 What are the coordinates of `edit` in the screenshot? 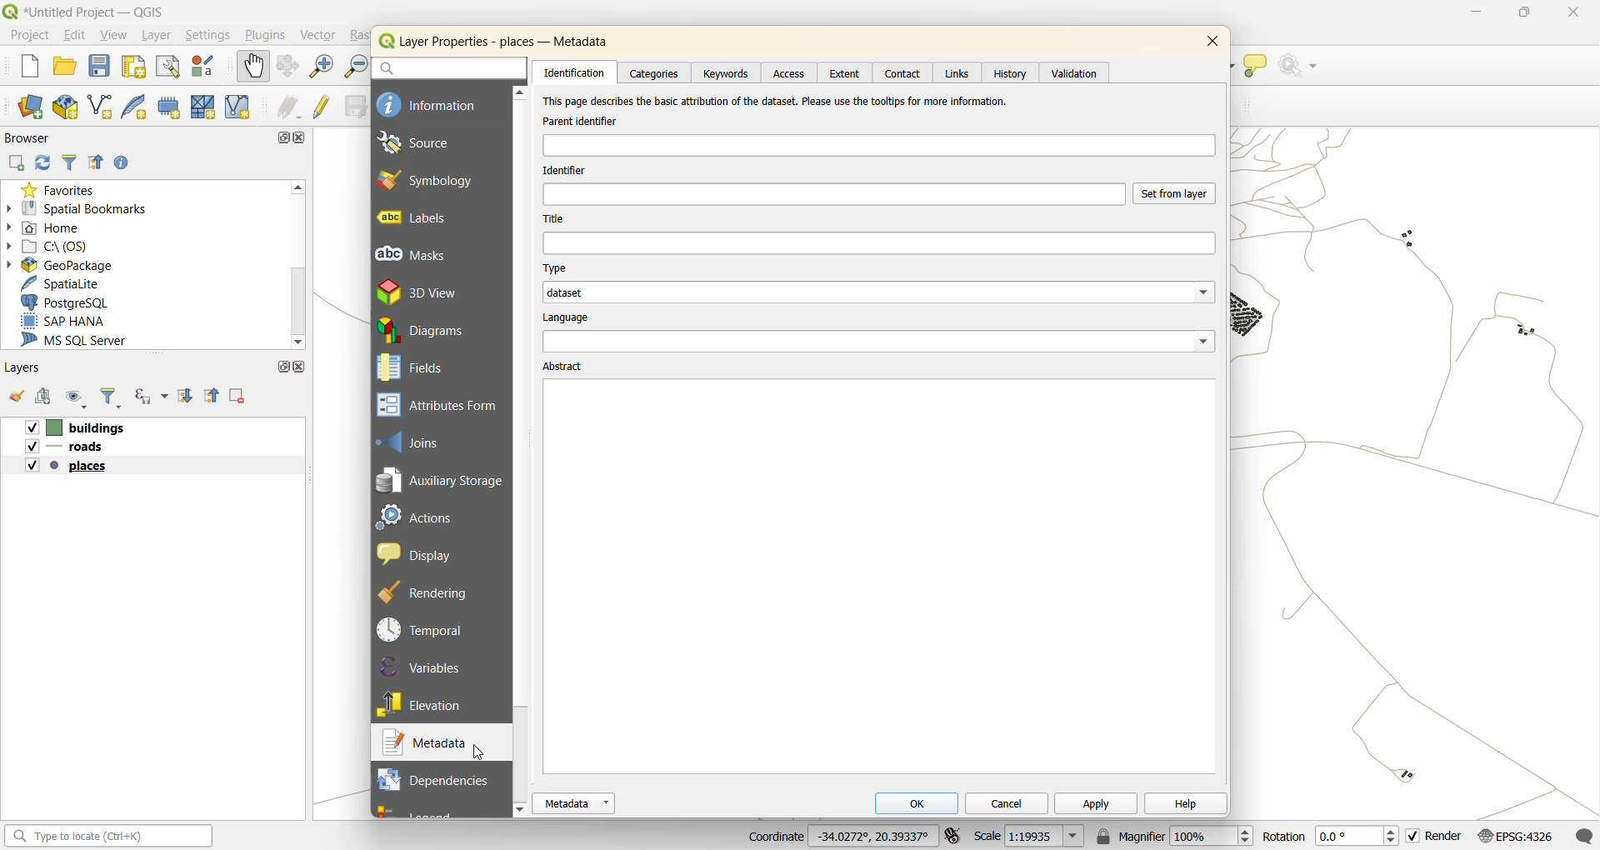 It's located at (80, 36).